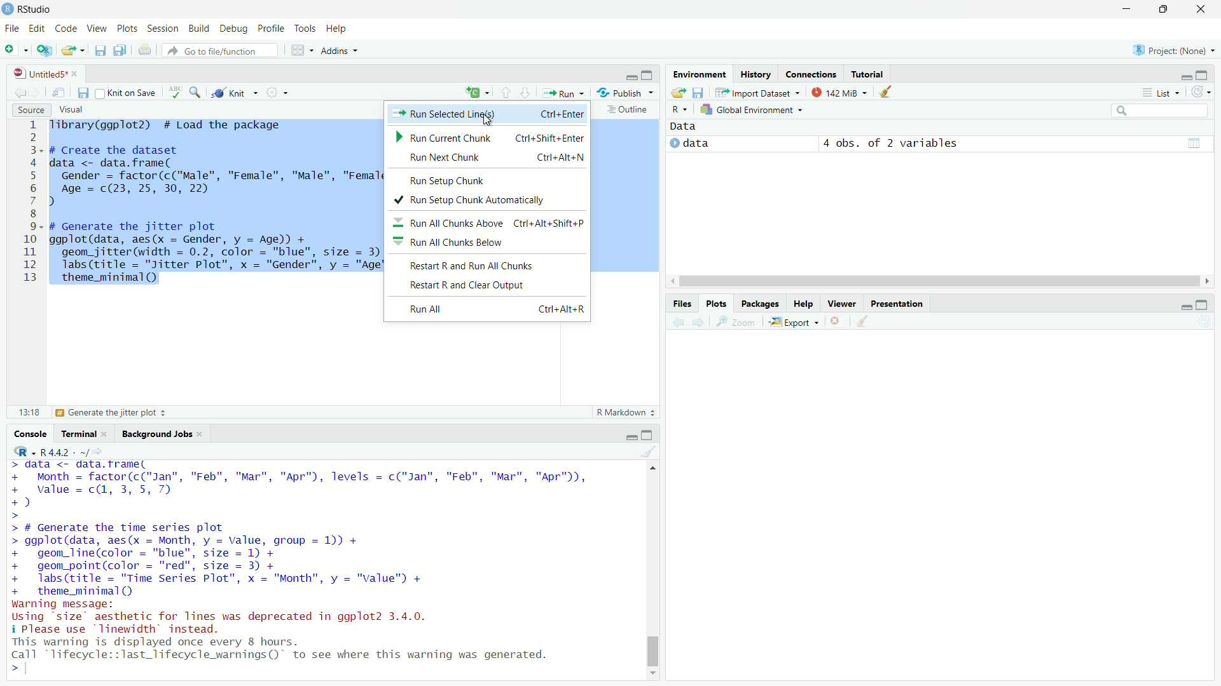 This screenshot has height=686, width=1221. What do you see at coordinates (1164, 111) in the screenshot?
I see `search field` at bounding box center [1164, 111].